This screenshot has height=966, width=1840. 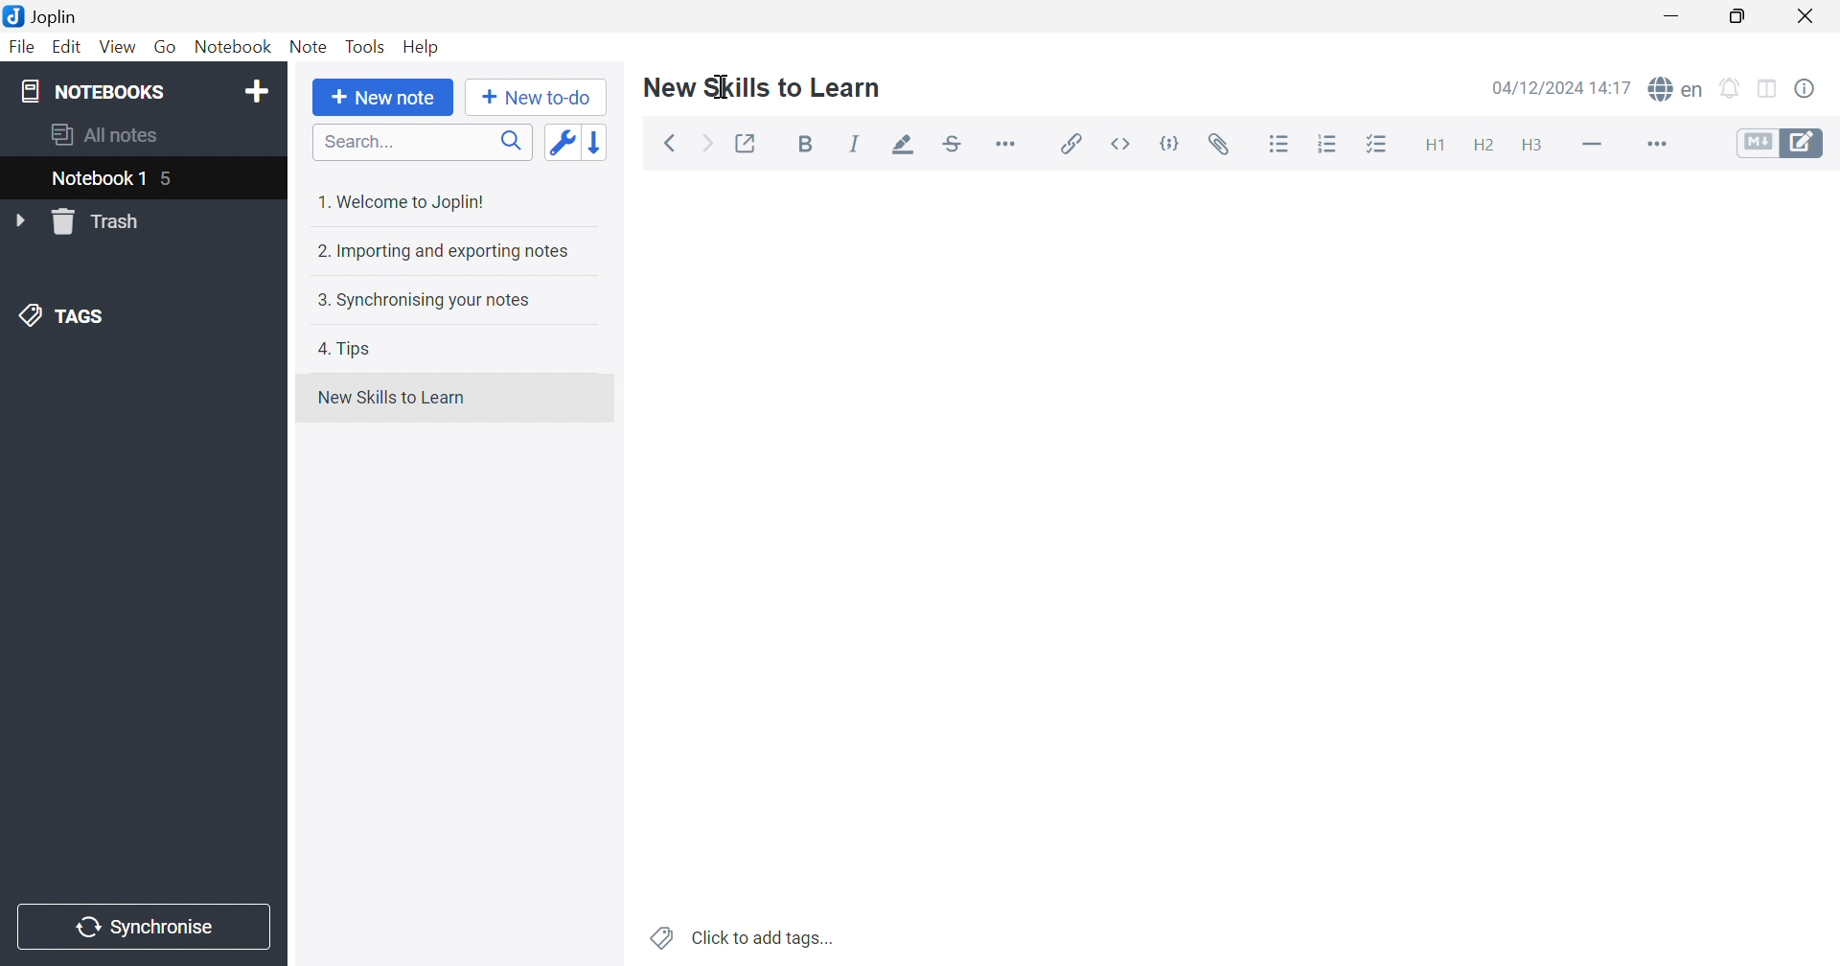 What do you see at coordinates (1781, 142) in the screenshot?
I see `Toggle editors` at bounding box center [1781, 142].